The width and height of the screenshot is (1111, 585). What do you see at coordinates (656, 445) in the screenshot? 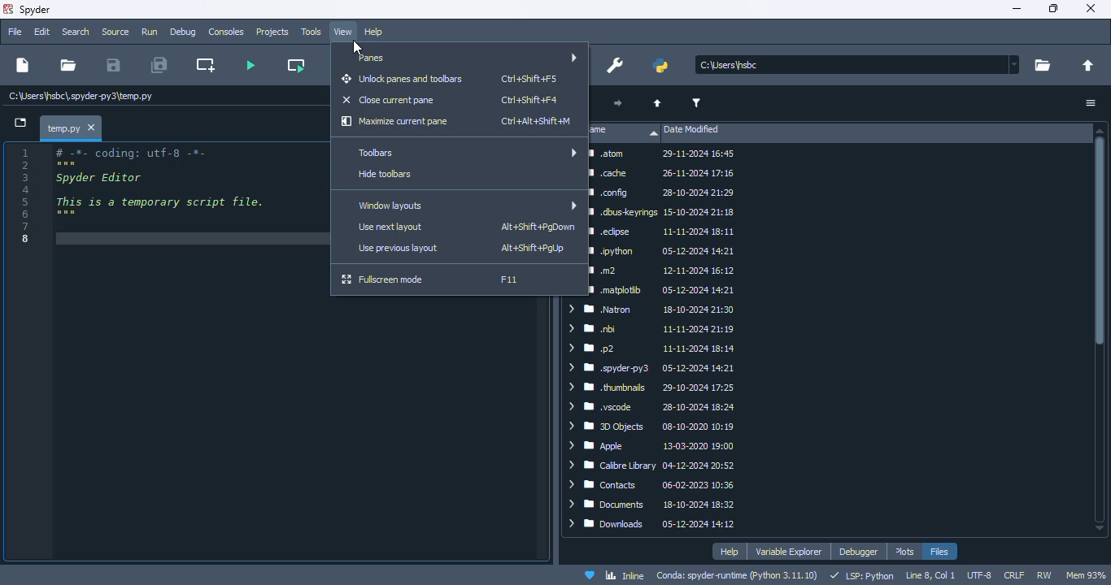
I see `Apple` at bounding box center [656, 445].